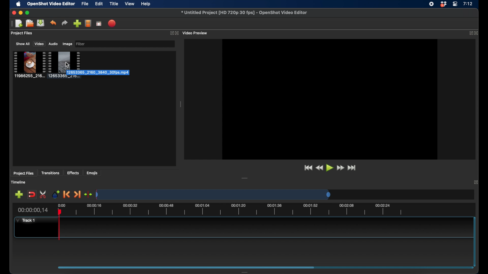 The width and height of the screenshot is (488, 274). I want to click on close, so click(13, 13).